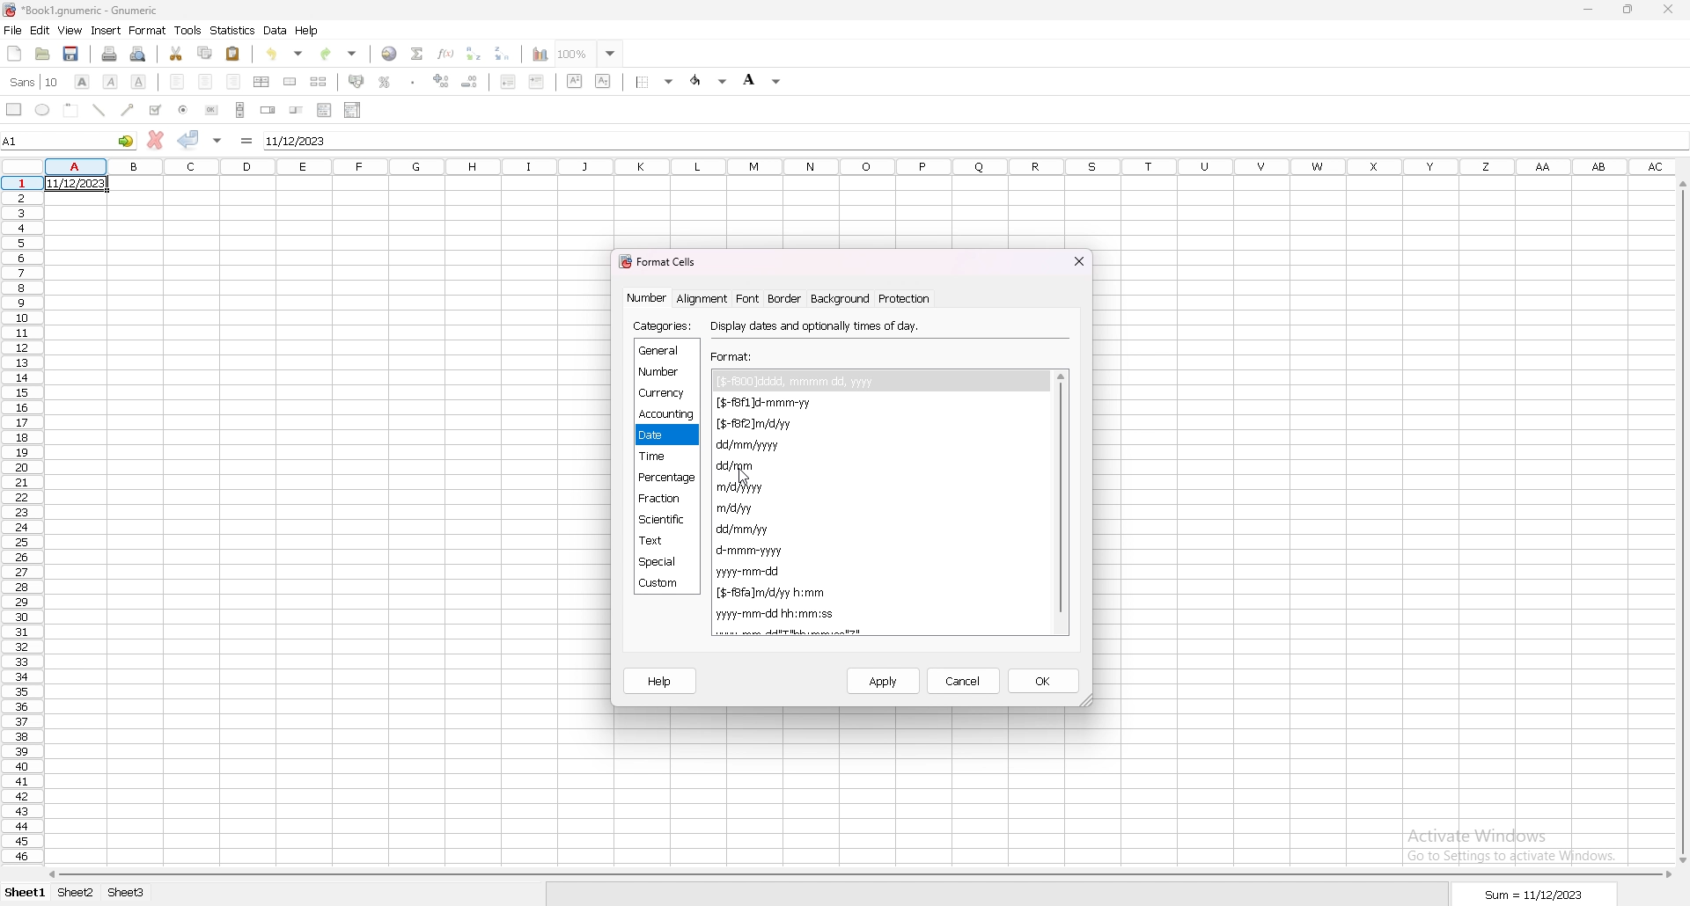 This screenshot has width=1690, height=906. What do you see at coordinates (665, 394) in the screenshot?
I see `currency` at bounding box center [665, 394].